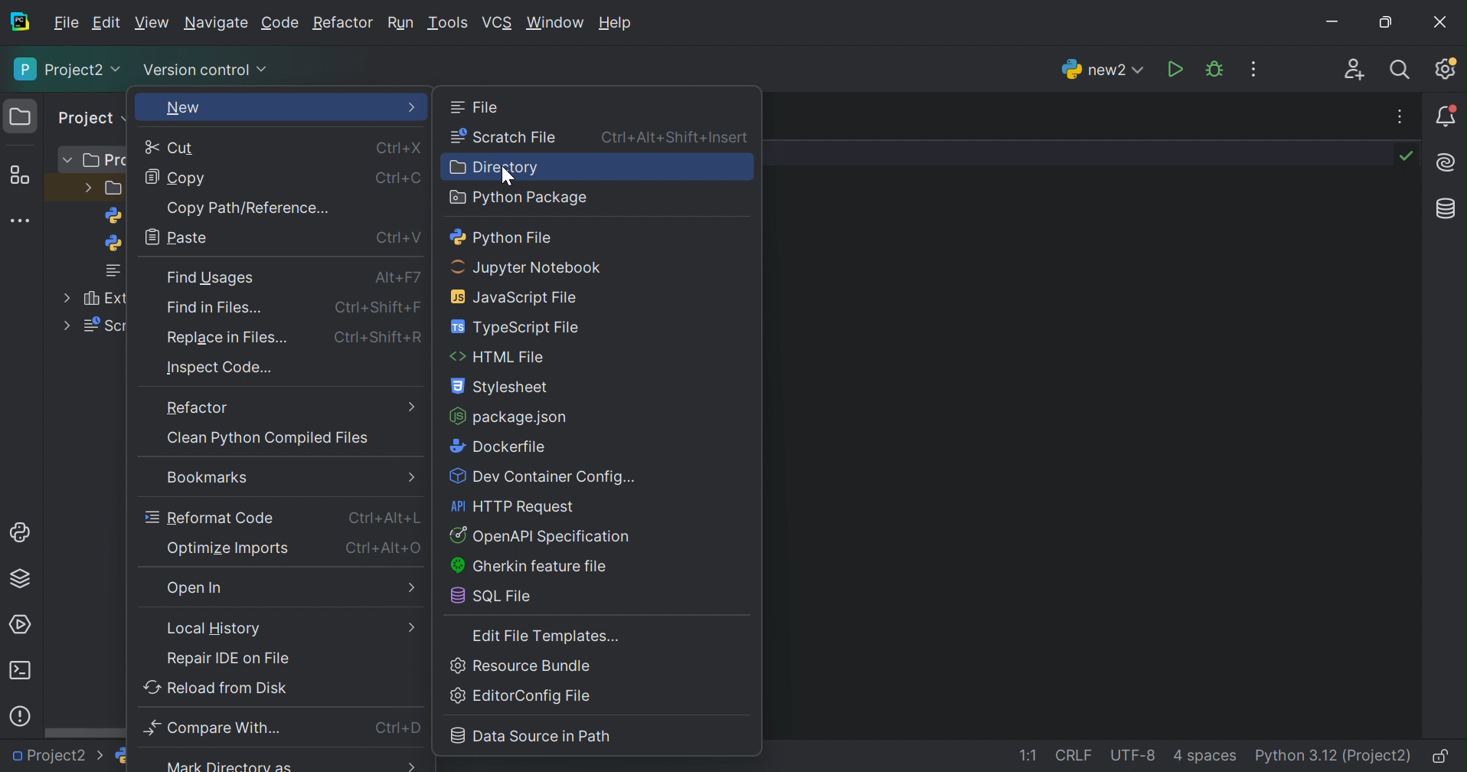  Describe the element at coordinates (19, 21) in the screenshot. I see `PyCharm icon` at that location.